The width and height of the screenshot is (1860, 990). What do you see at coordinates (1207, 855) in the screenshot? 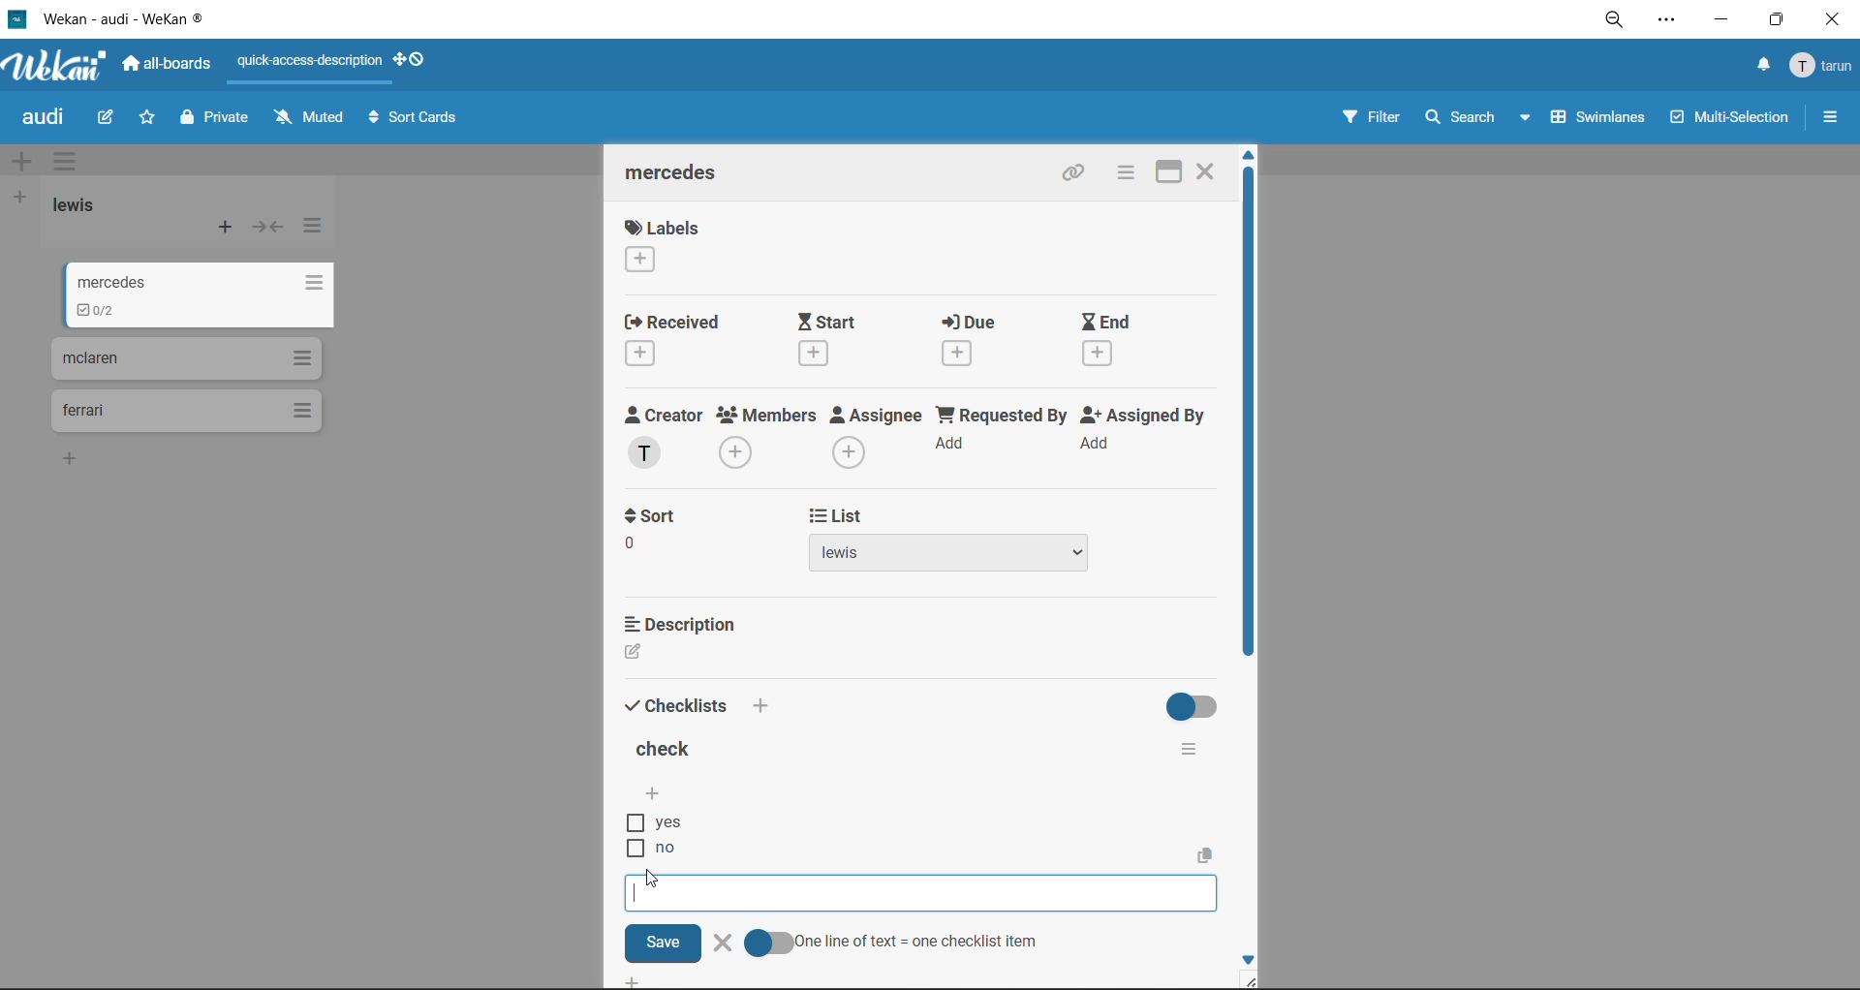
I see `Copy` at bounding box center [1207, 855].